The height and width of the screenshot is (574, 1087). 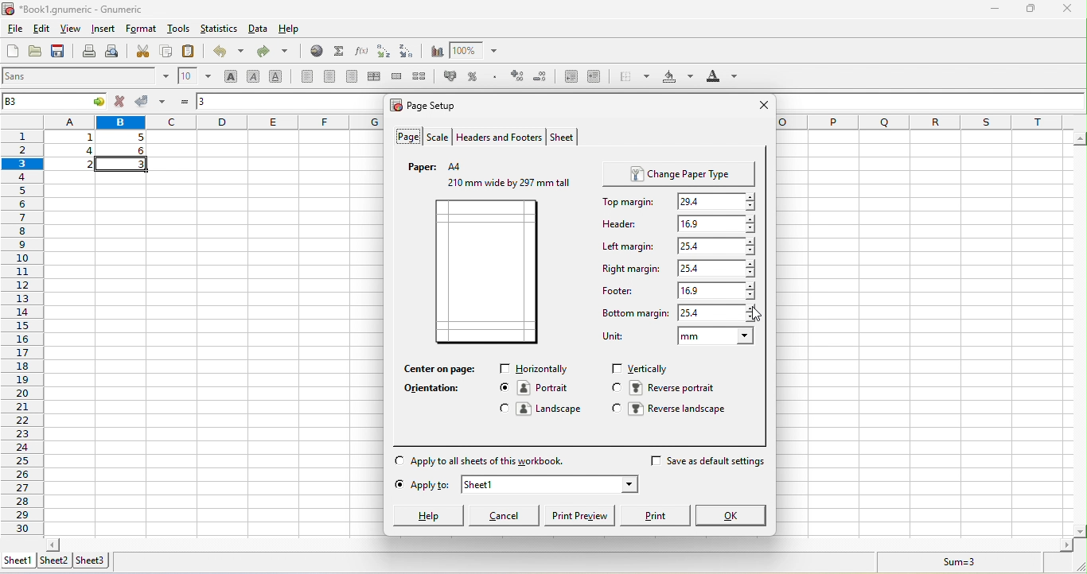 I want to click on redo, so click(x=275, y=53).